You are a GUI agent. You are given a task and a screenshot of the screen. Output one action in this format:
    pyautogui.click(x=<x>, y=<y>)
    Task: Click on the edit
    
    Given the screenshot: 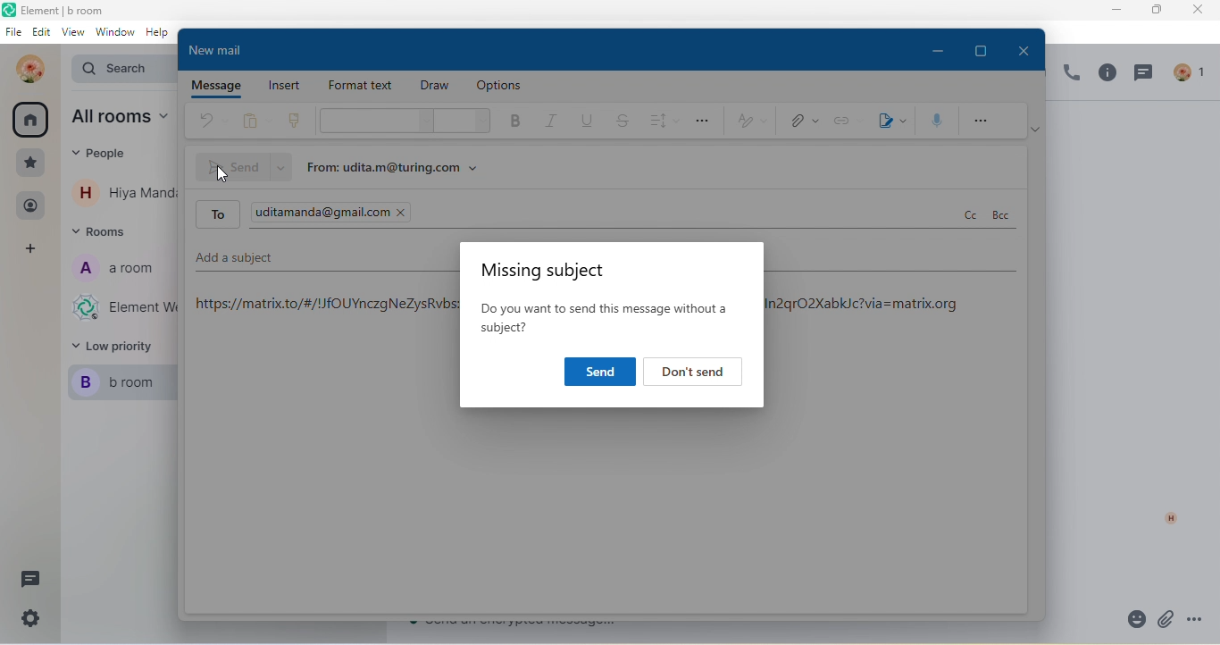 What is the action you would take?
    pyautogui.click(x=42, y=34)
    